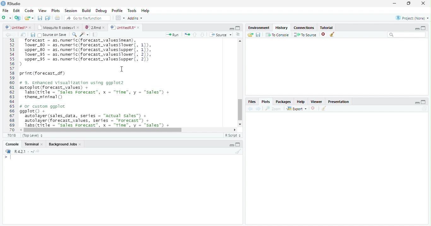 The image size is (431, 226). I want to click on Connections, so click(304, 28).